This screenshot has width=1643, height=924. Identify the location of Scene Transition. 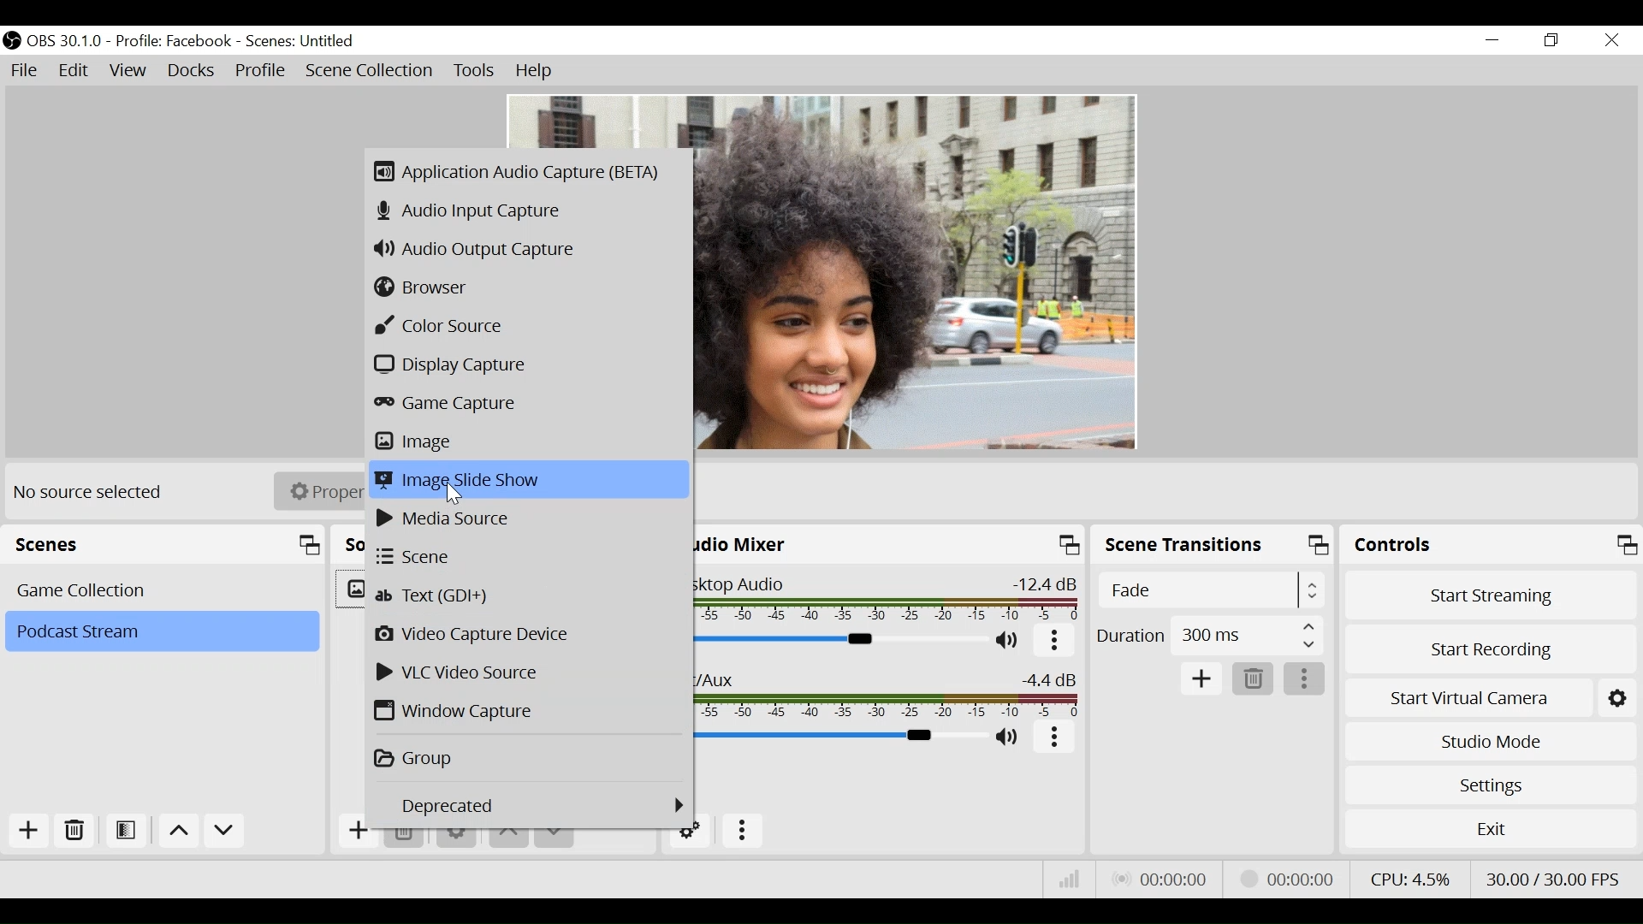
(1214, 548).